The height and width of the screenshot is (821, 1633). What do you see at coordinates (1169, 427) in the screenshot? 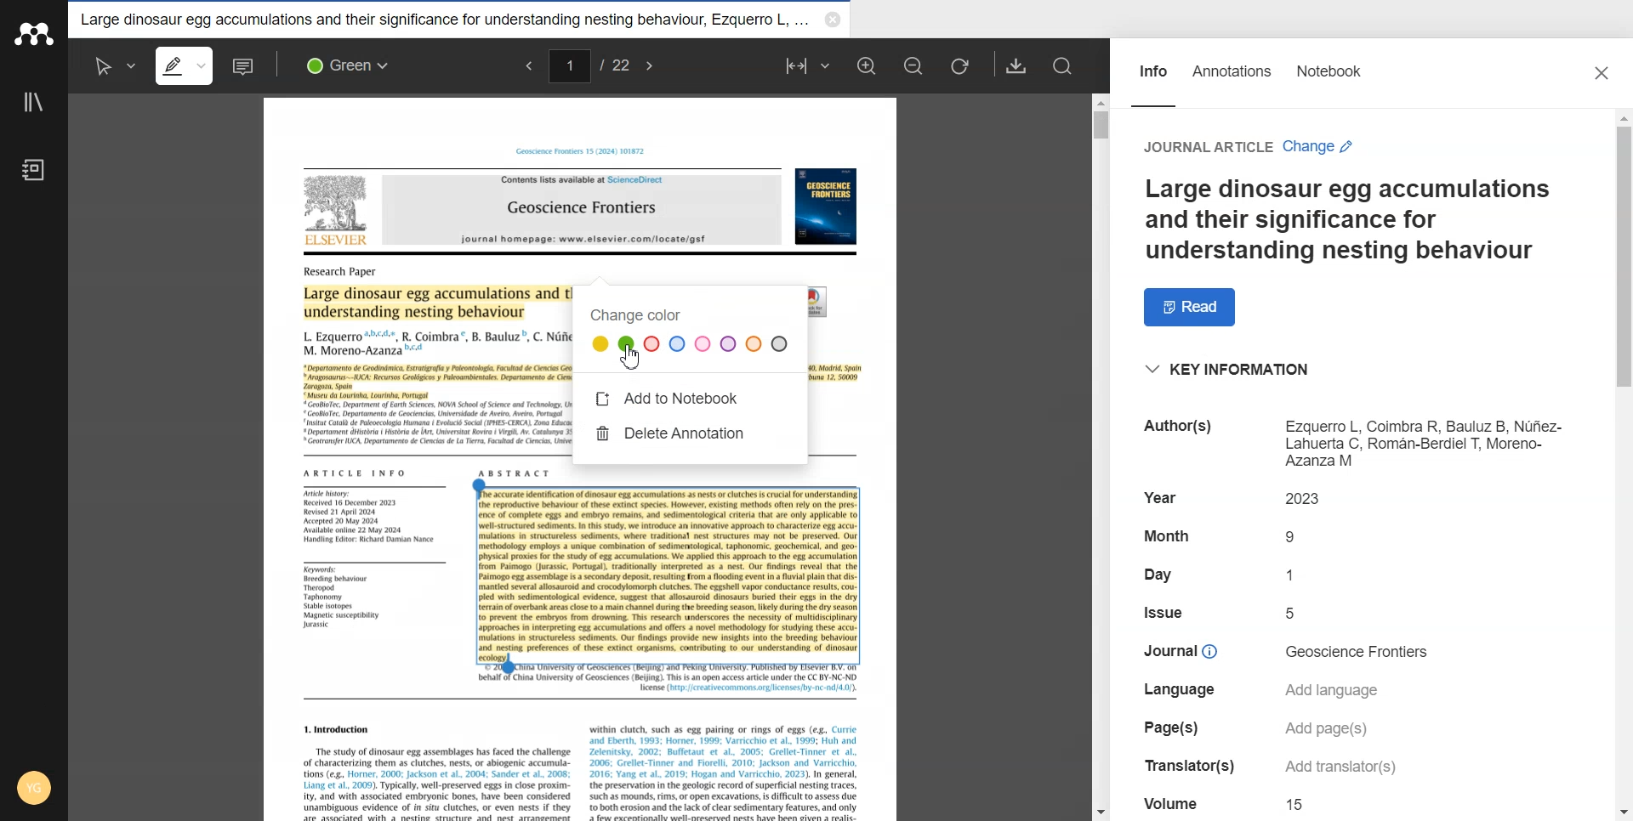
I see `text` at bounding box center [1169, 427].